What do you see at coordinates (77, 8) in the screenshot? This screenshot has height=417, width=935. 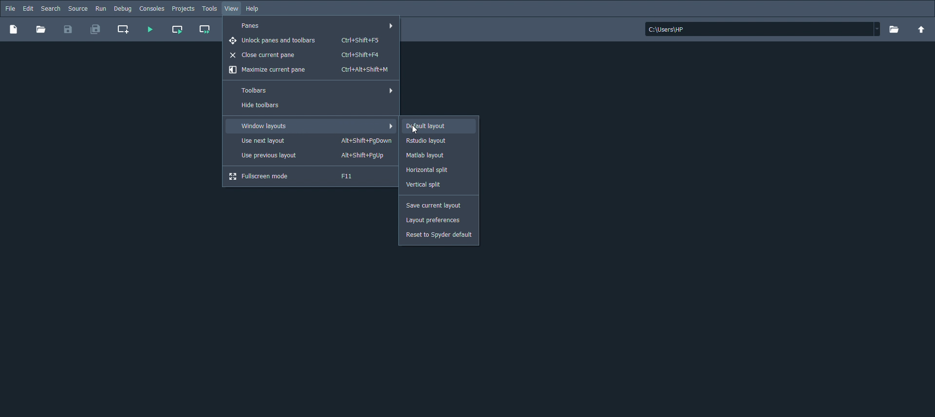 I see `Source` at bounding box center [77, 8].